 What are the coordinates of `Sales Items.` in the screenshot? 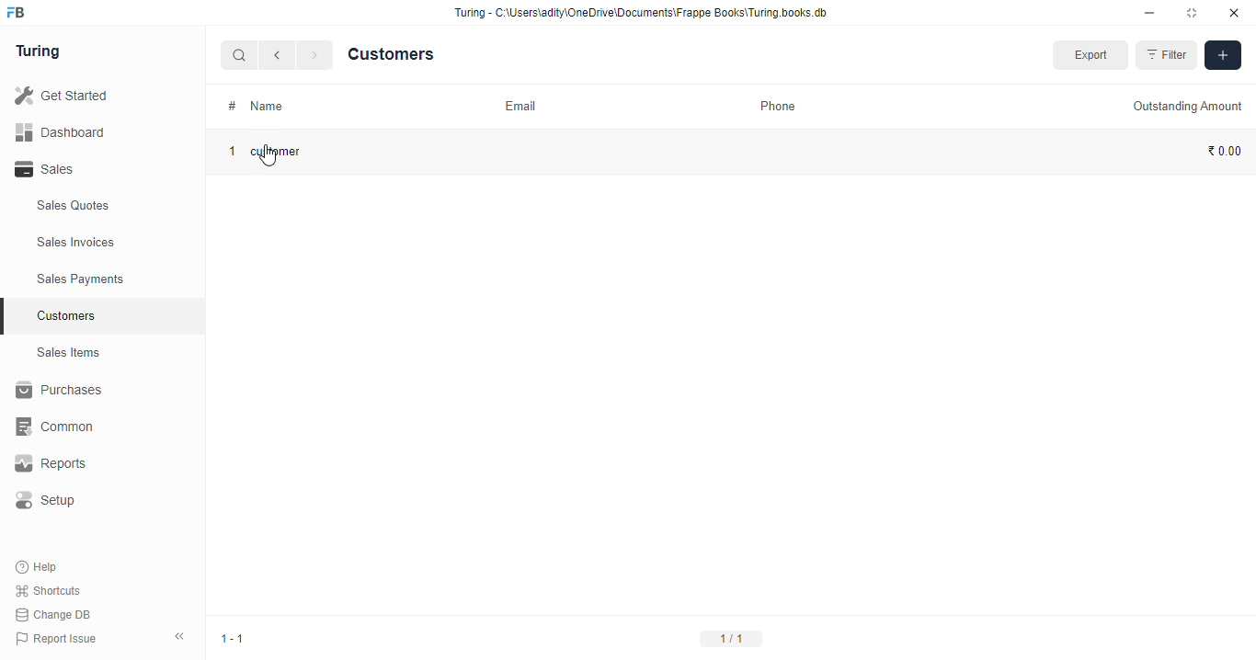 It's located at (102, 353).